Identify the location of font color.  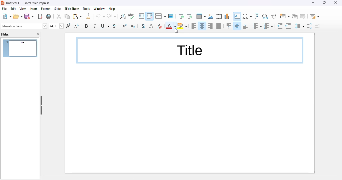
(171, 26).